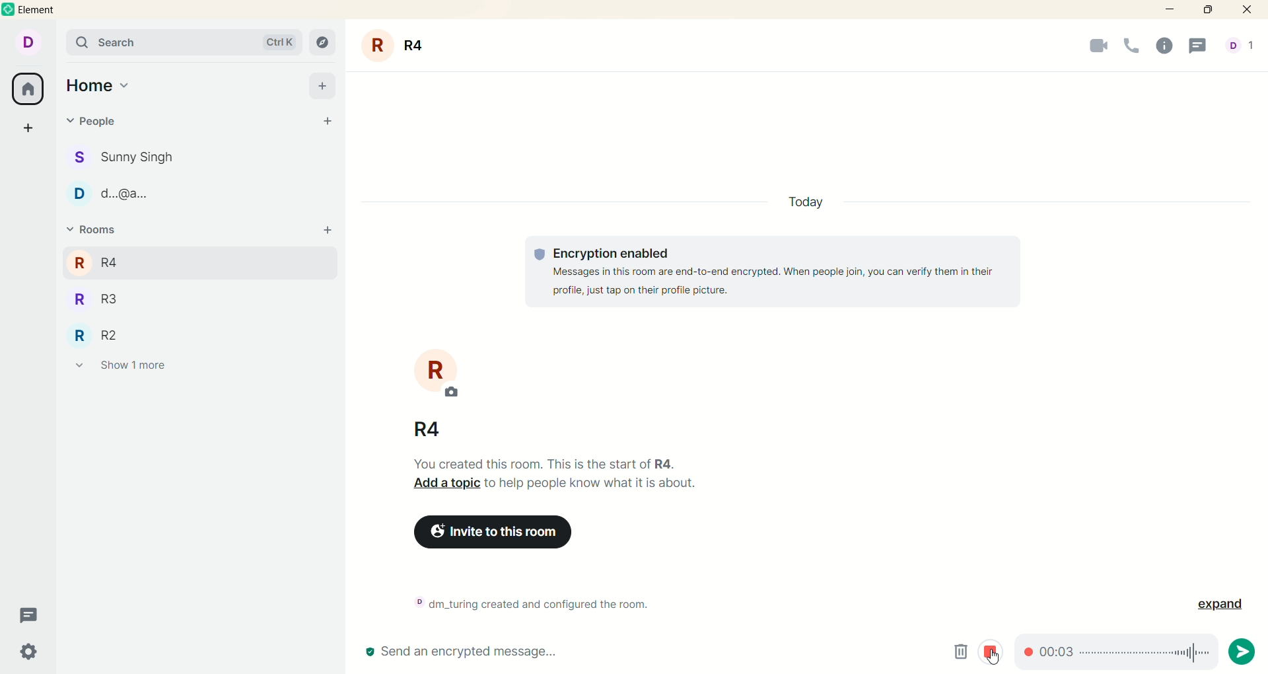 This screenshot has width=1268, height=674. Describe the element at coordinates (430, 429) in the screenshot. I see `room name` at that location.